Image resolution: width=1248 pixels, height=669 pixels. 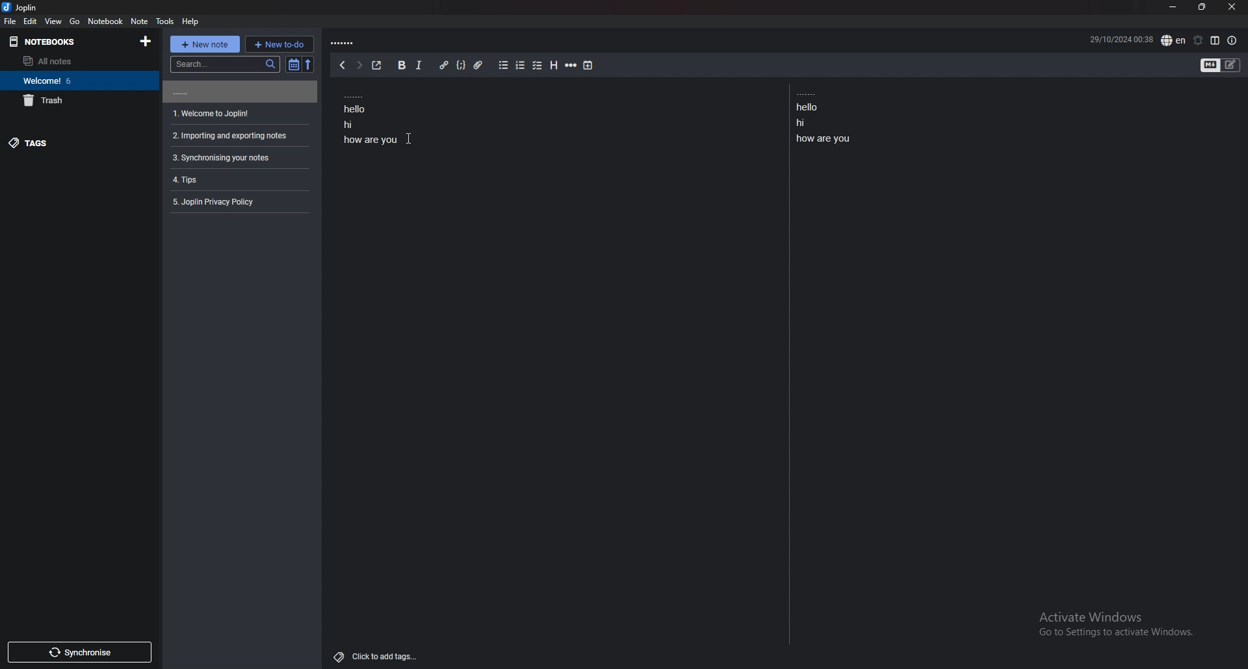 I want to click on bulleted list, so click(x=504, y=66).